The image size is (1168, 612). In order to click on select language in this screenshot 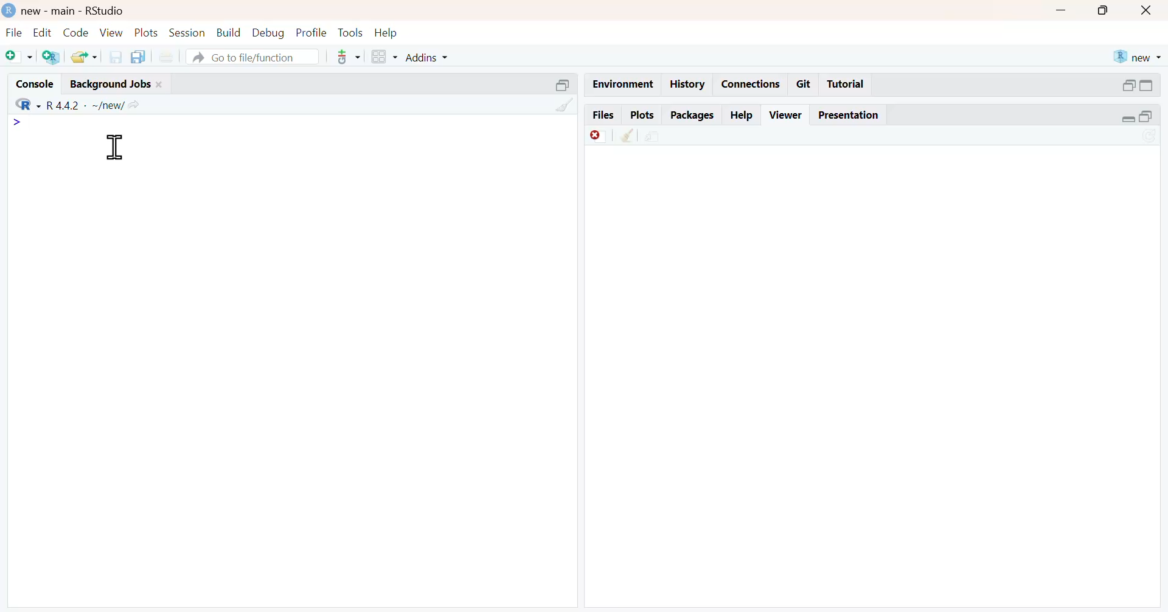, I will do `click(22, 103)`.